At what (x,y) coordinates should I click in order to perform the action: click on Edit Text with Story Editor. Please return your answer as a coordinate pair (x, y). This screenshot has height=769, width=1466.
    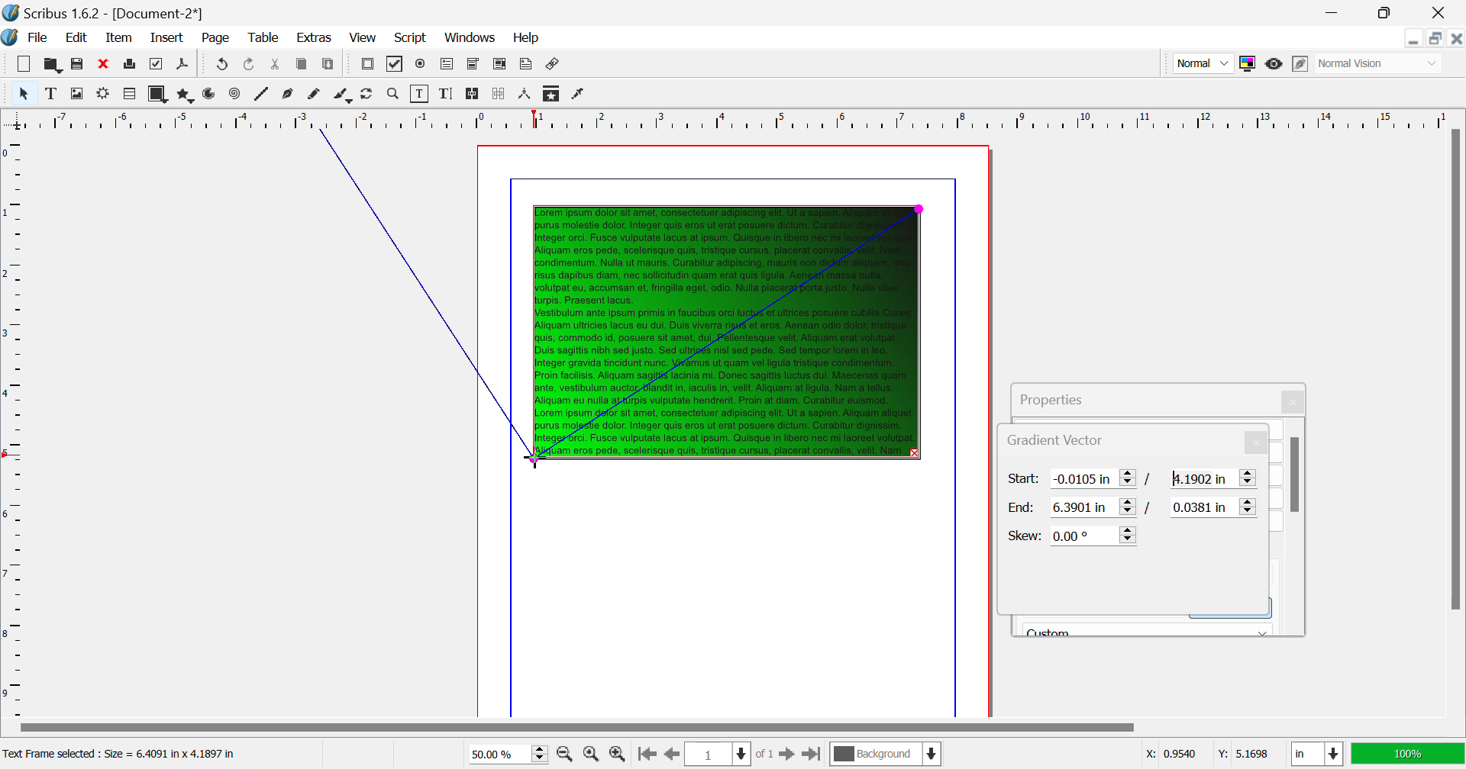
    Looking at the image, I should click on (446, 94).